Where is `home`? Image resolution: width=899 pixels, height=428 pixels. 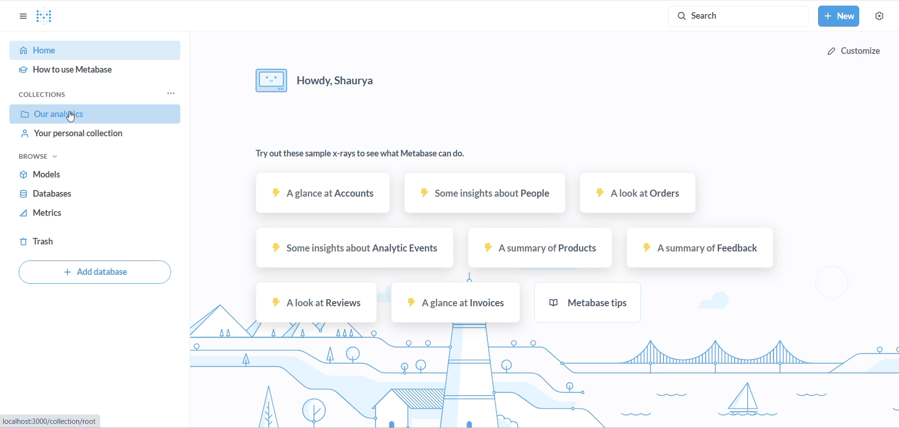 home is located at coordinates (94, 50).